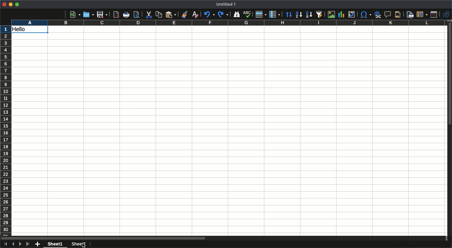 Image resolution: width=452 pixels, height=248 pixels. I want to click on Next sheet, so click(20, 244).